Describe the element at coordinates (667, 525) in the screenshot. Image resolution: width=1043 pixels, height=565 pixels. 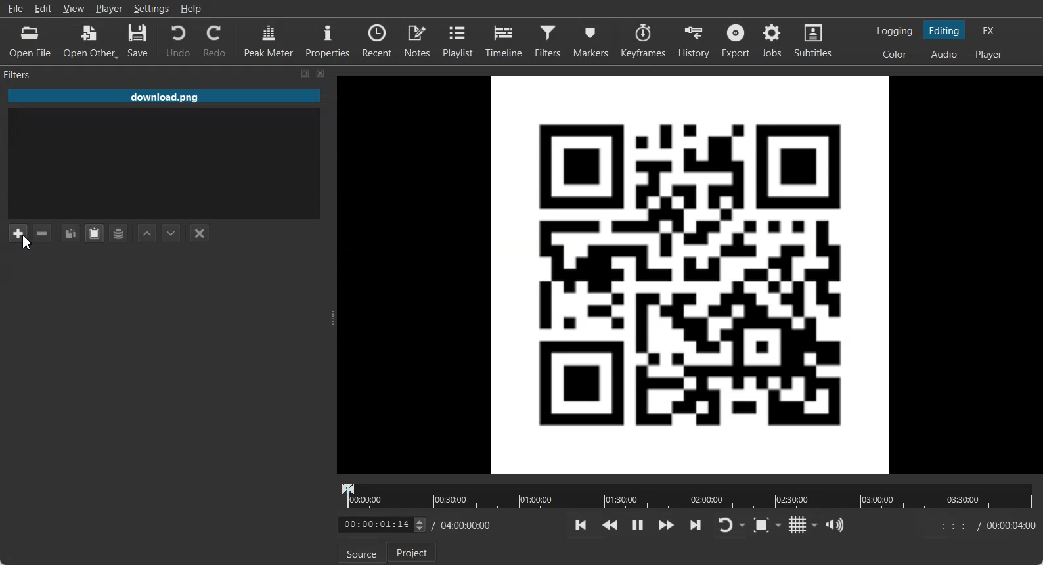
I see `Play Quickly Forward` at that location.